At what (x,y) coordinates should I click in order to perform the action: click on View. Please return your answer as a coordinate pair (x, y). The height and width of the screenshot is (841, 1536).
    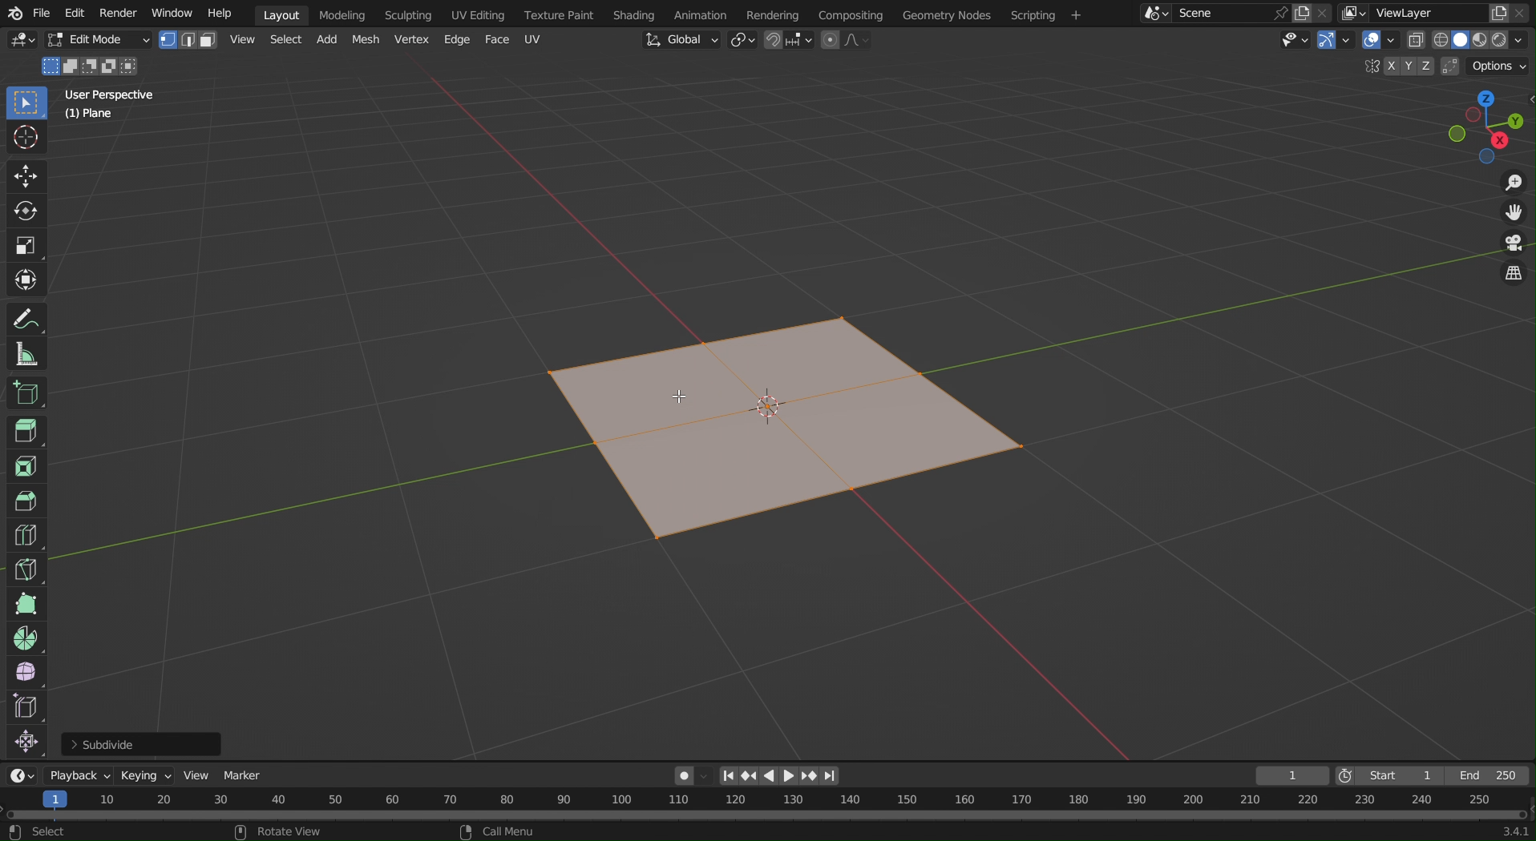
    Looking at the image, I should click on (199, 775).